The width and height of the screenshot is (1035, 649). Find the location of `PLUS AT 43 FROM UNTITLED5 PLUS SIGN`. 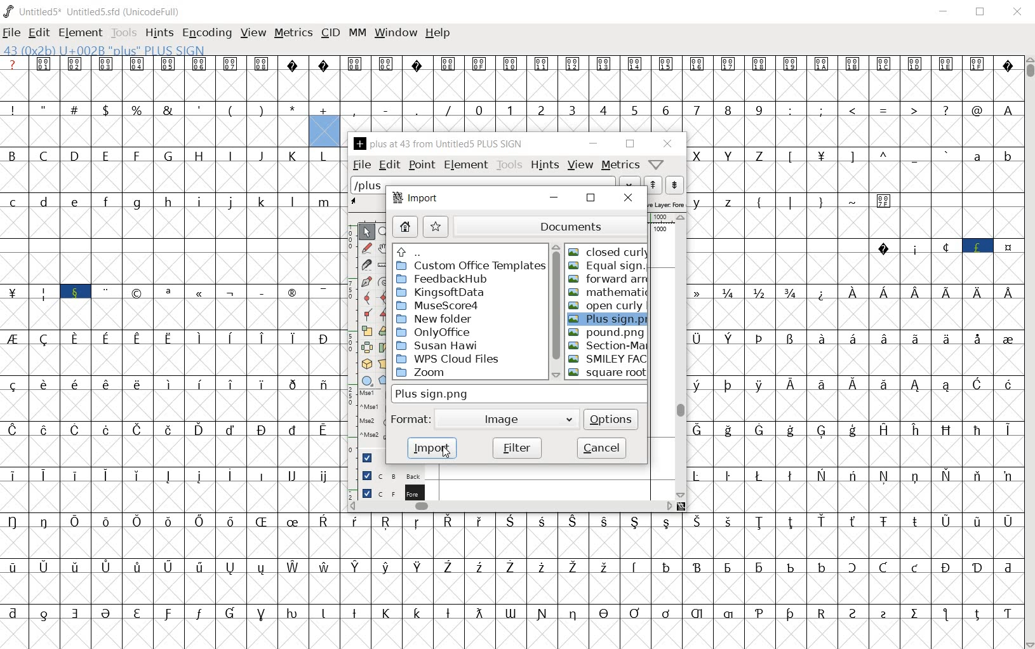

PLUS AT 43 FROM UNTITLED5 PLUS SIGN is located at coordinates (440, 145).